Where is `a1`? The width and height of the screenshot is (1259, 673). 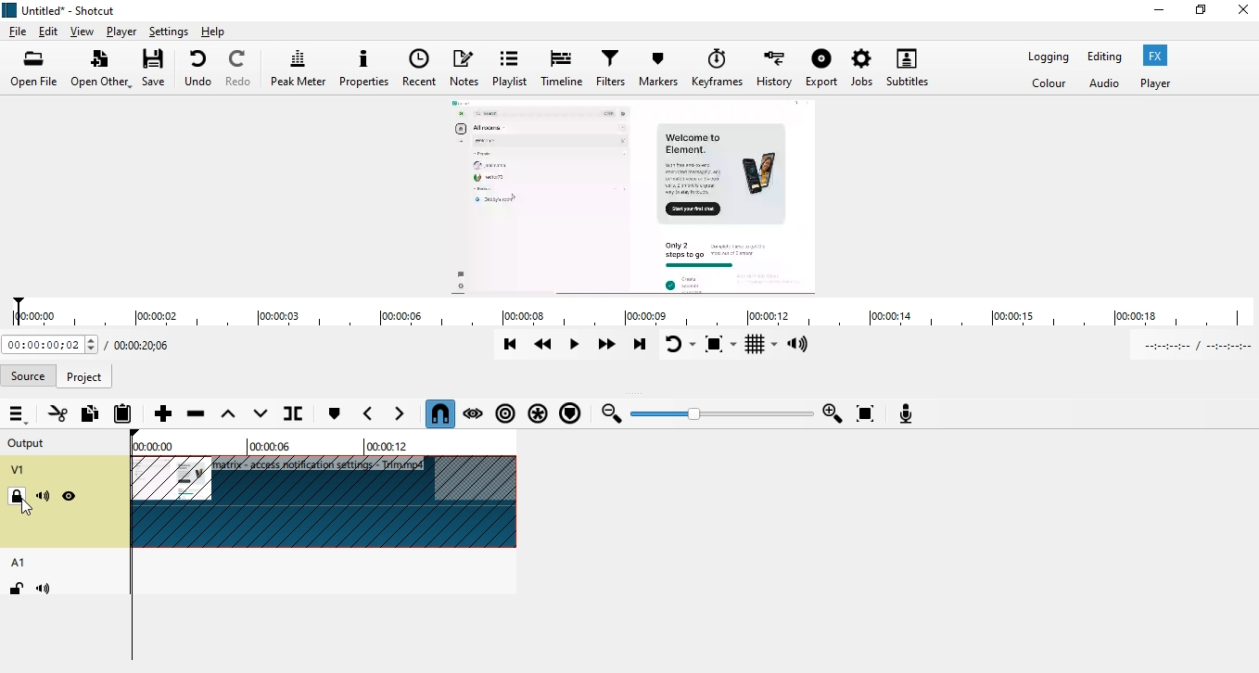 a1 is located at coordinates (19, 561).